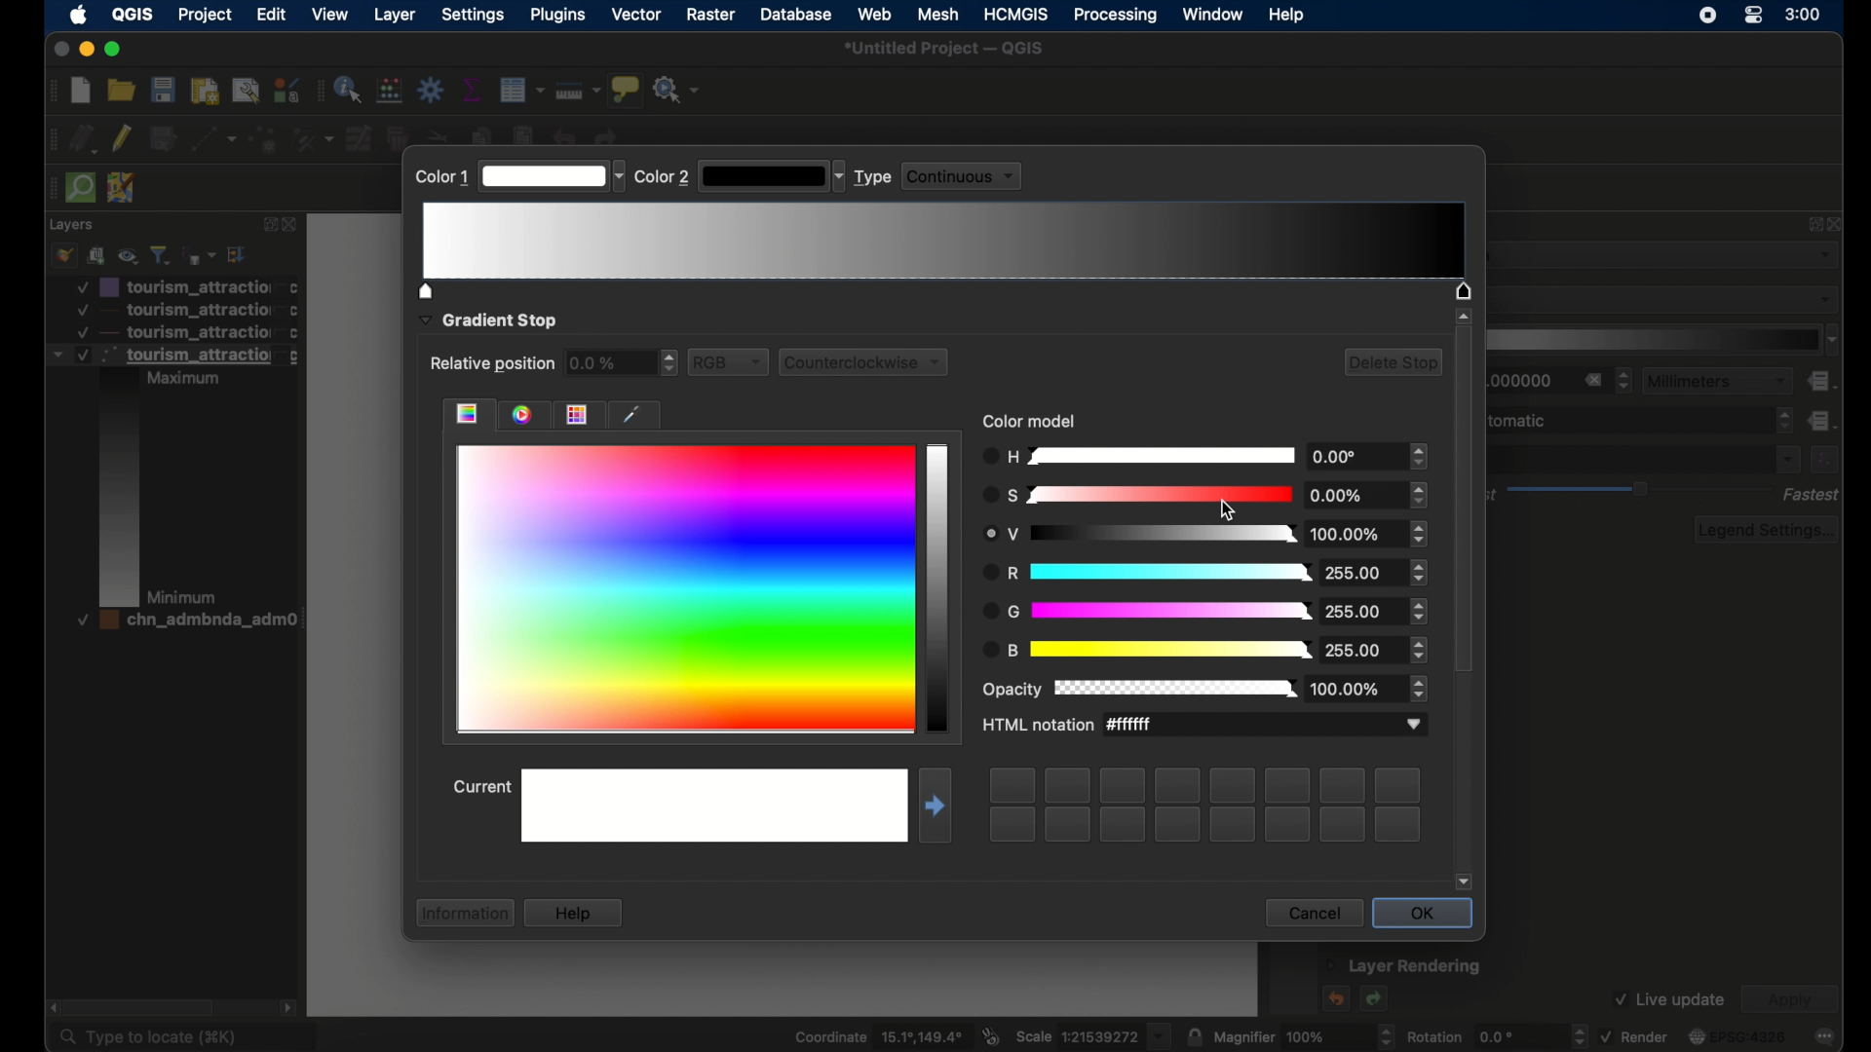 The width and height of the screenshot is (1871, 1052). Describe the element at coordinates (1205, 727) in the screenshot. I see `HTML notation` at that location.